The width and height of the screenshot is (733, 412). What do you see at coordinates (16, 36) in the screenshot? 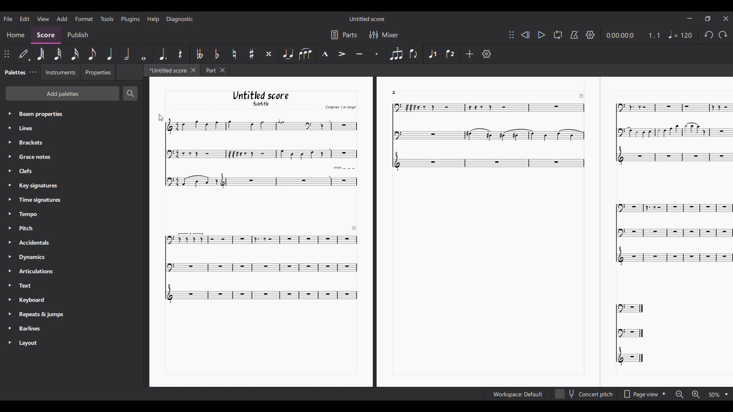
I see `Home ` at bounding box center [16, 36].